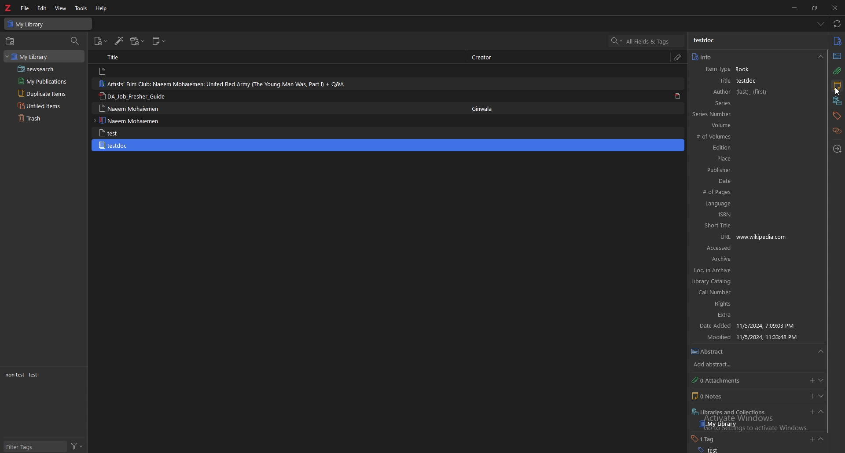 The height and width of the screenshot is (453, 845). Describe the element at coordinates (820, 352) in the screenshot. I see `collapse` at that location.